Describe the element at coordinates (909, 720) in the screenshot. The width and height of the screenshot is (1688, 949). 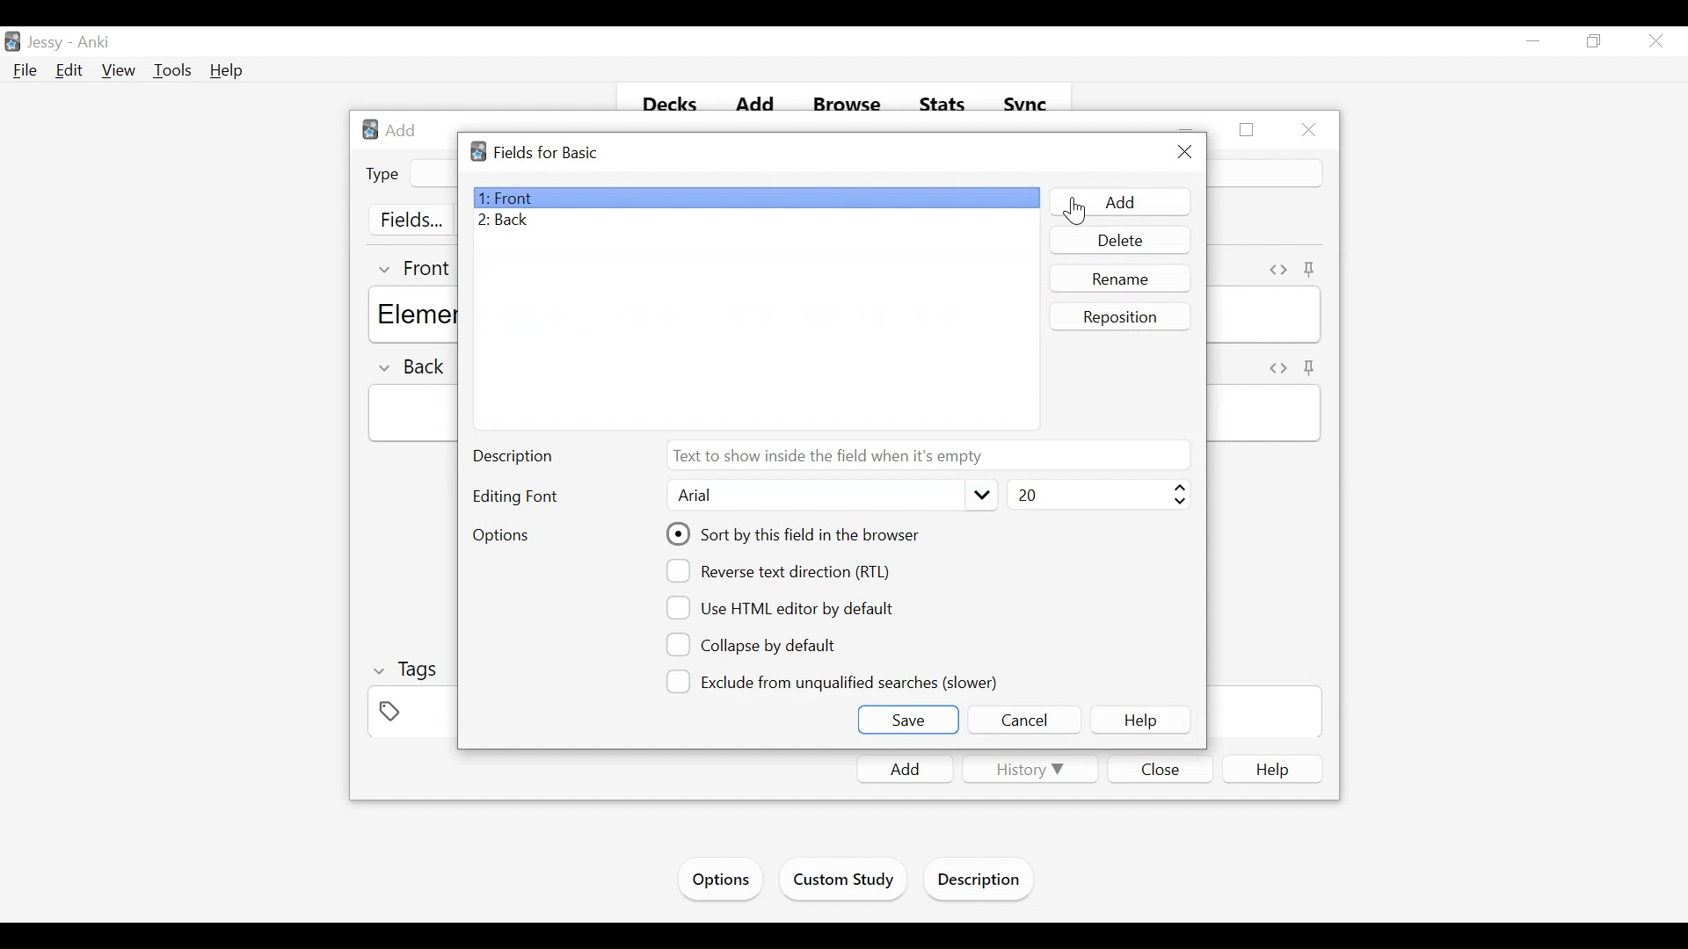
I see `Save` at that location.